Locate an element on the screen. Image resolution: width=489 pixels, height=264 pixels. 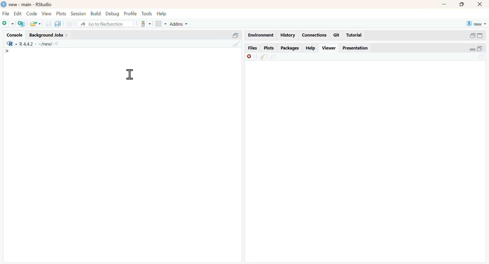
windows pane is located at coordinates (159, 24).